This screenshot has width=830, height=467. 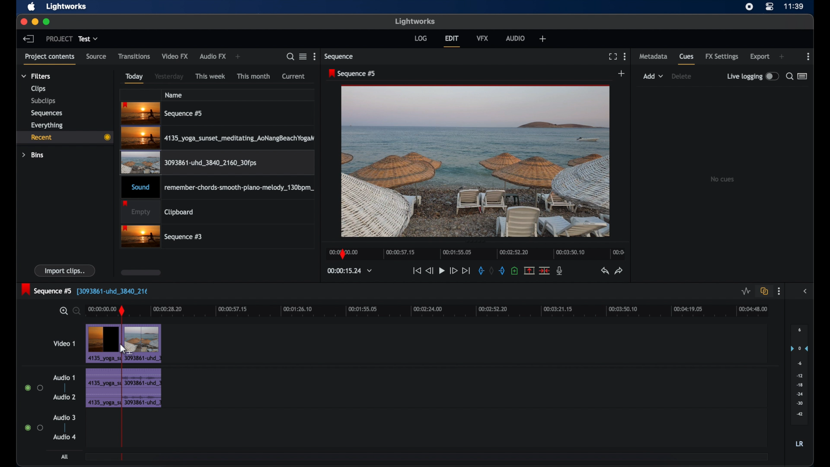 I want to click on log, so click(x=421, y=38).